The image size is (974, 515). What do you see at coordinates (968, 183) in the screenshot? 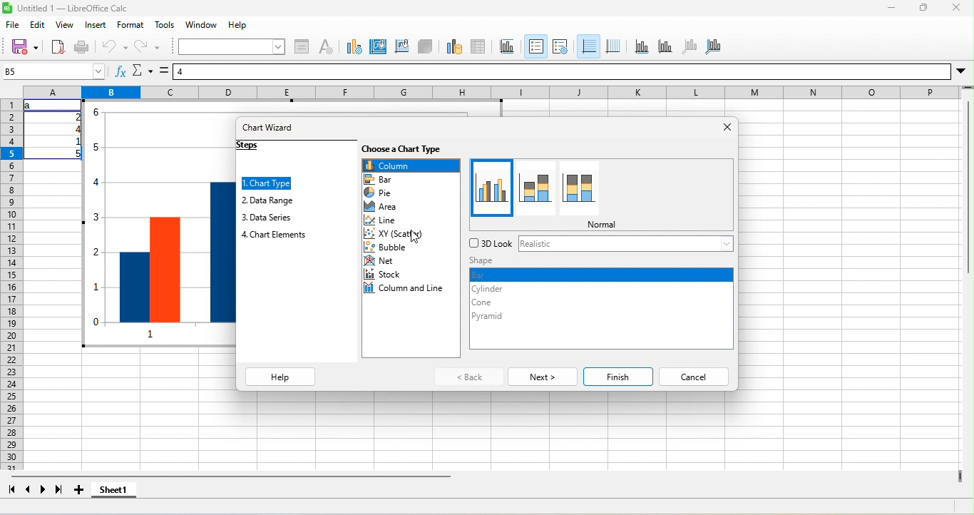
I see `vertical scroll bar` at bounding box center [968, 183].